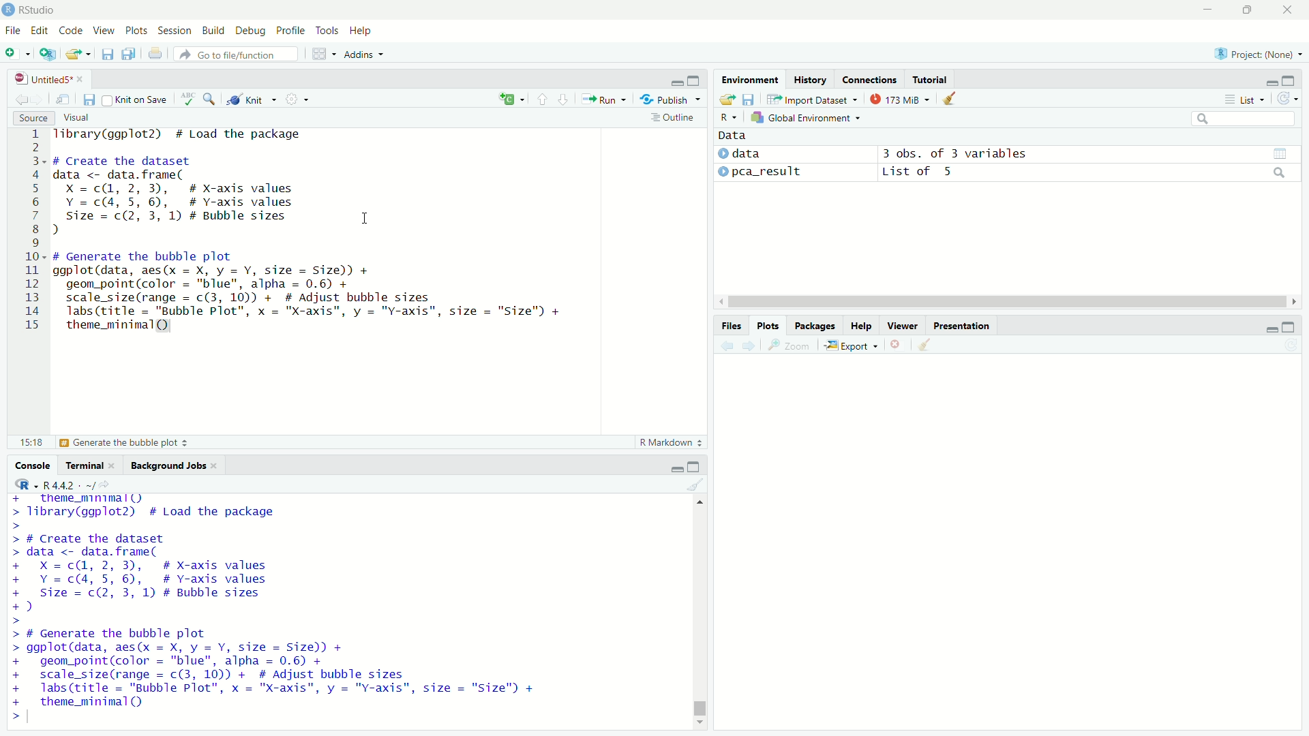 This screenshot has height=736, width=1309. Describe the element at coordinates (763, 153) in the screenshot. I see `data 1 : data` at that location.